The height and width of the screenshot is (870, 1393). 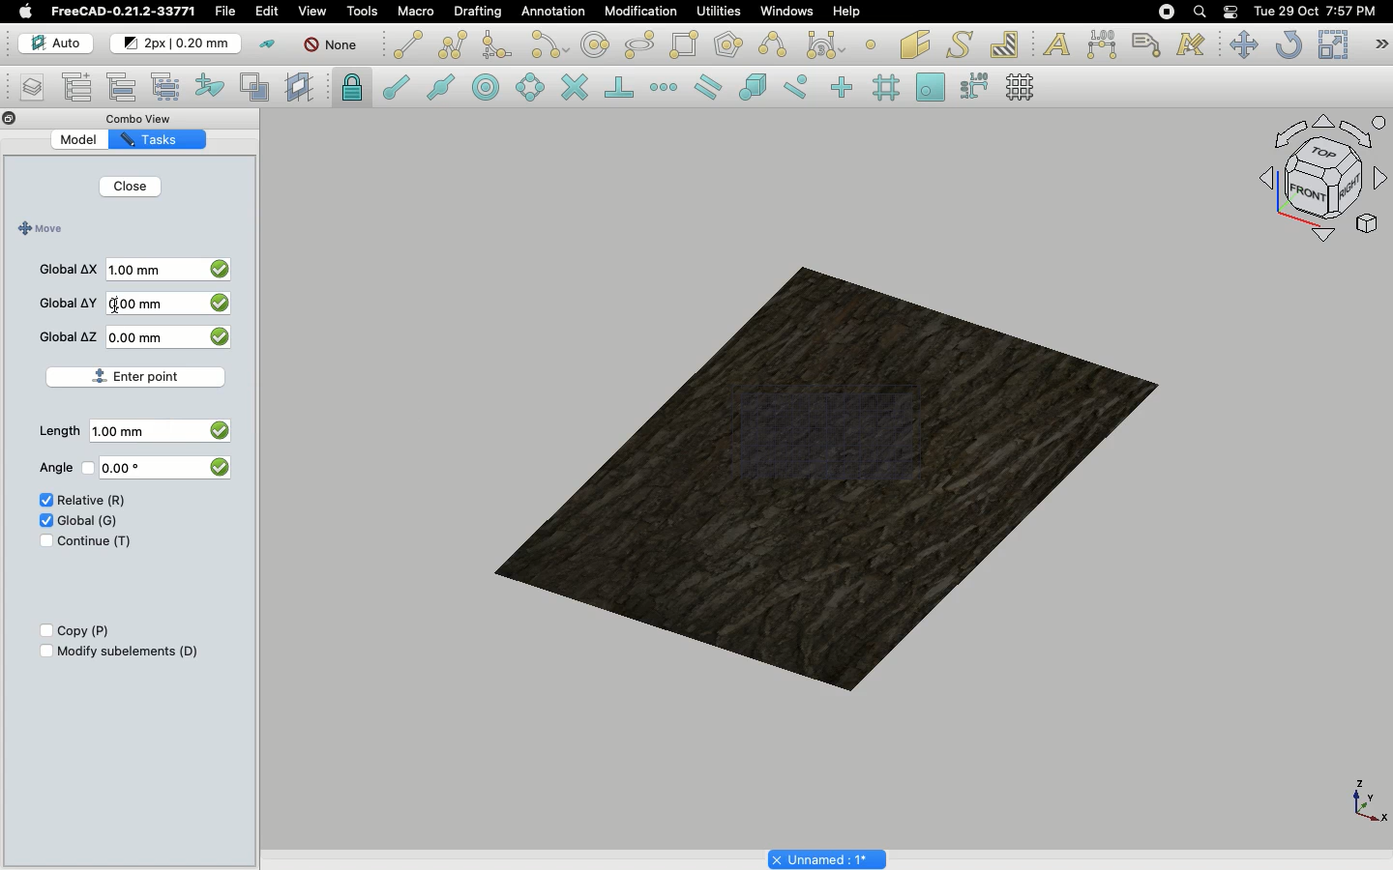 What do you see at coordinates (1321, 182) in the screenshot?
I see `Navigation styles` at bounding box center [1321, 182].